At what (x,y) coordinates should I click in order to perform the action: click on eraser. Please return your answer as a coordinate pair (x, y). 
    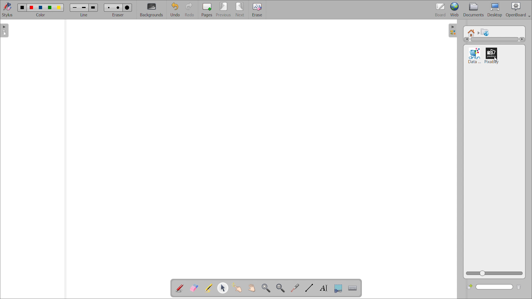
    Looking at the image, I should click on (119, 14).